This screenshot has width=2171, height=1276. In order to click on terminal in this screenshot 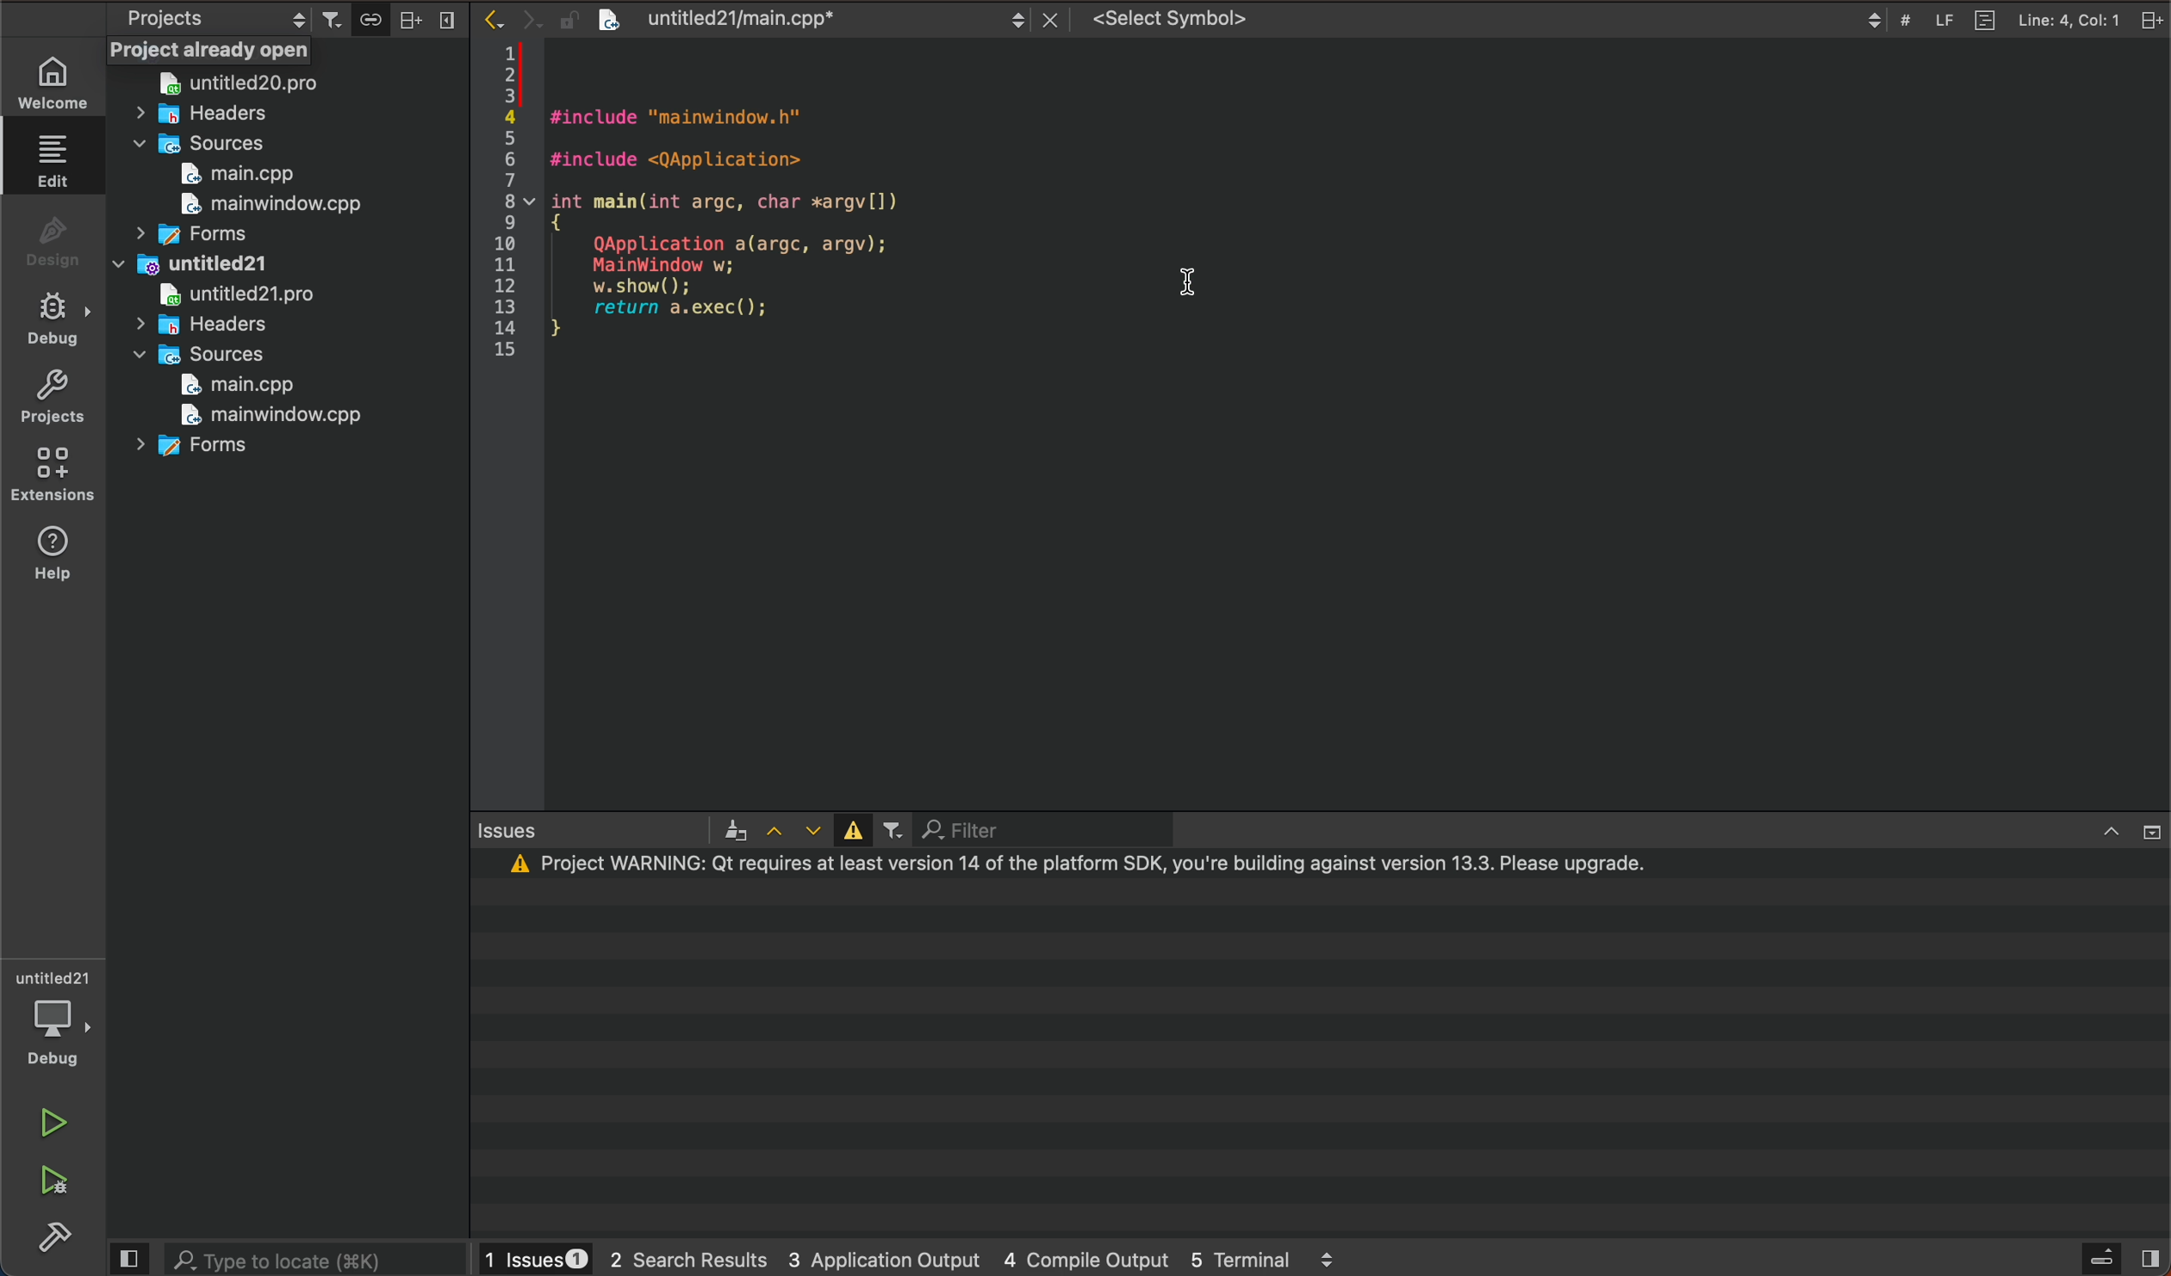, I will do `click(1326, 1043)`.